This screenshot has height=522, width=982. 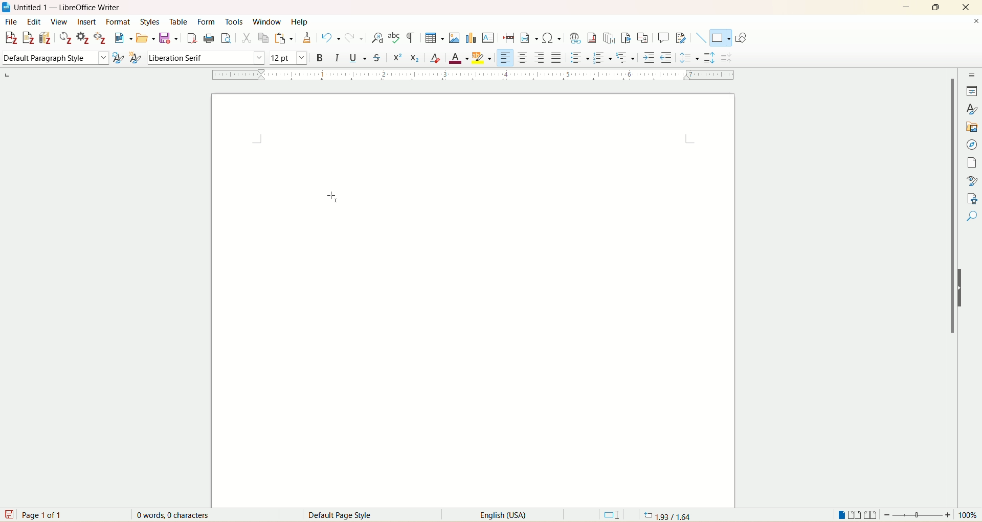 What do you see at coordinates (87, 22) in the screenshot?
I see `insert` at bounding box center [87, 22].